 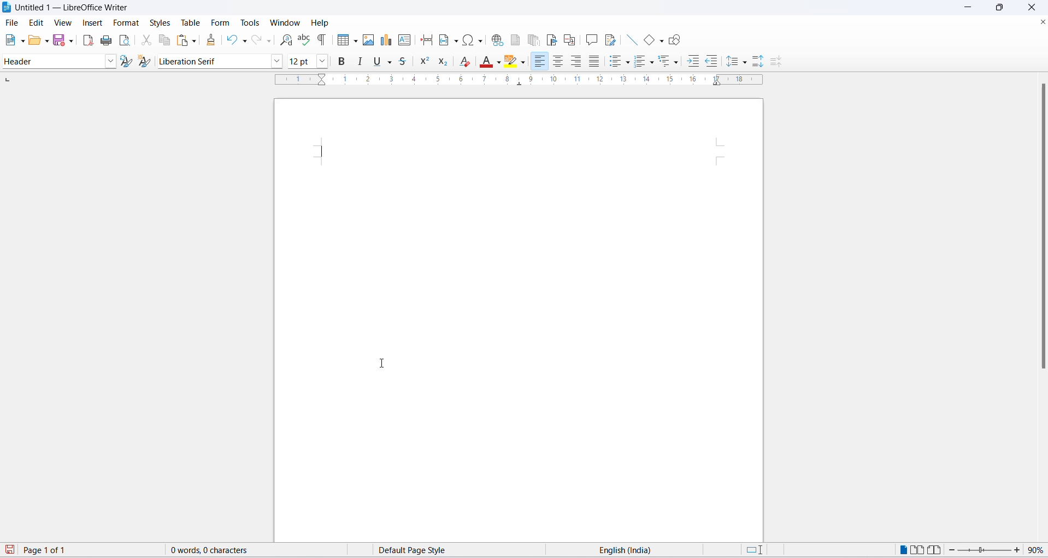 What do you see at coordinates (392, 62) in the screenshot?
I see `underline options` at bounding box center [392, 62].